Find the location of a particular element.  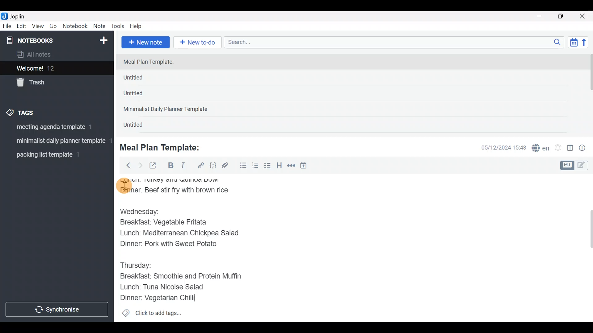

Notebooks is located at coordinates (44, 40).